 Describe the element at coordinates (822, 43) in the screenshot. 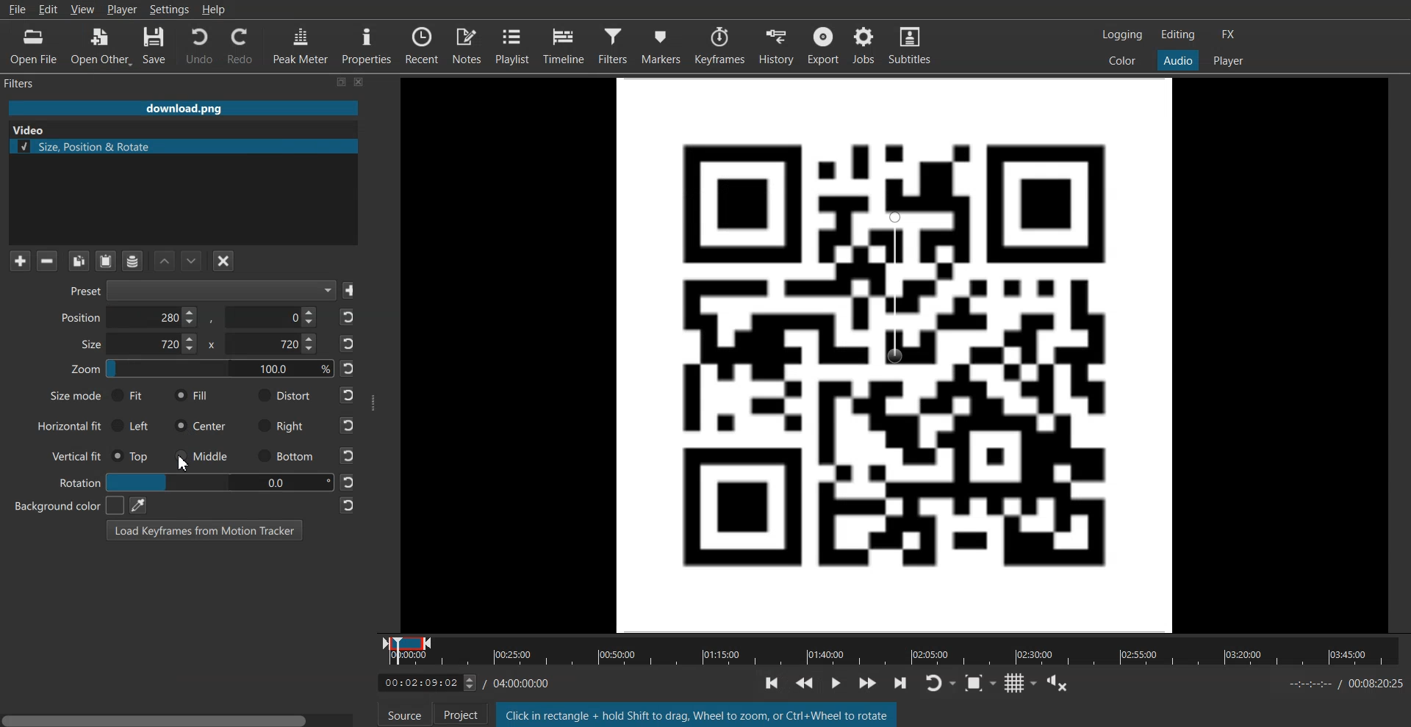

I see `Export` at that location.